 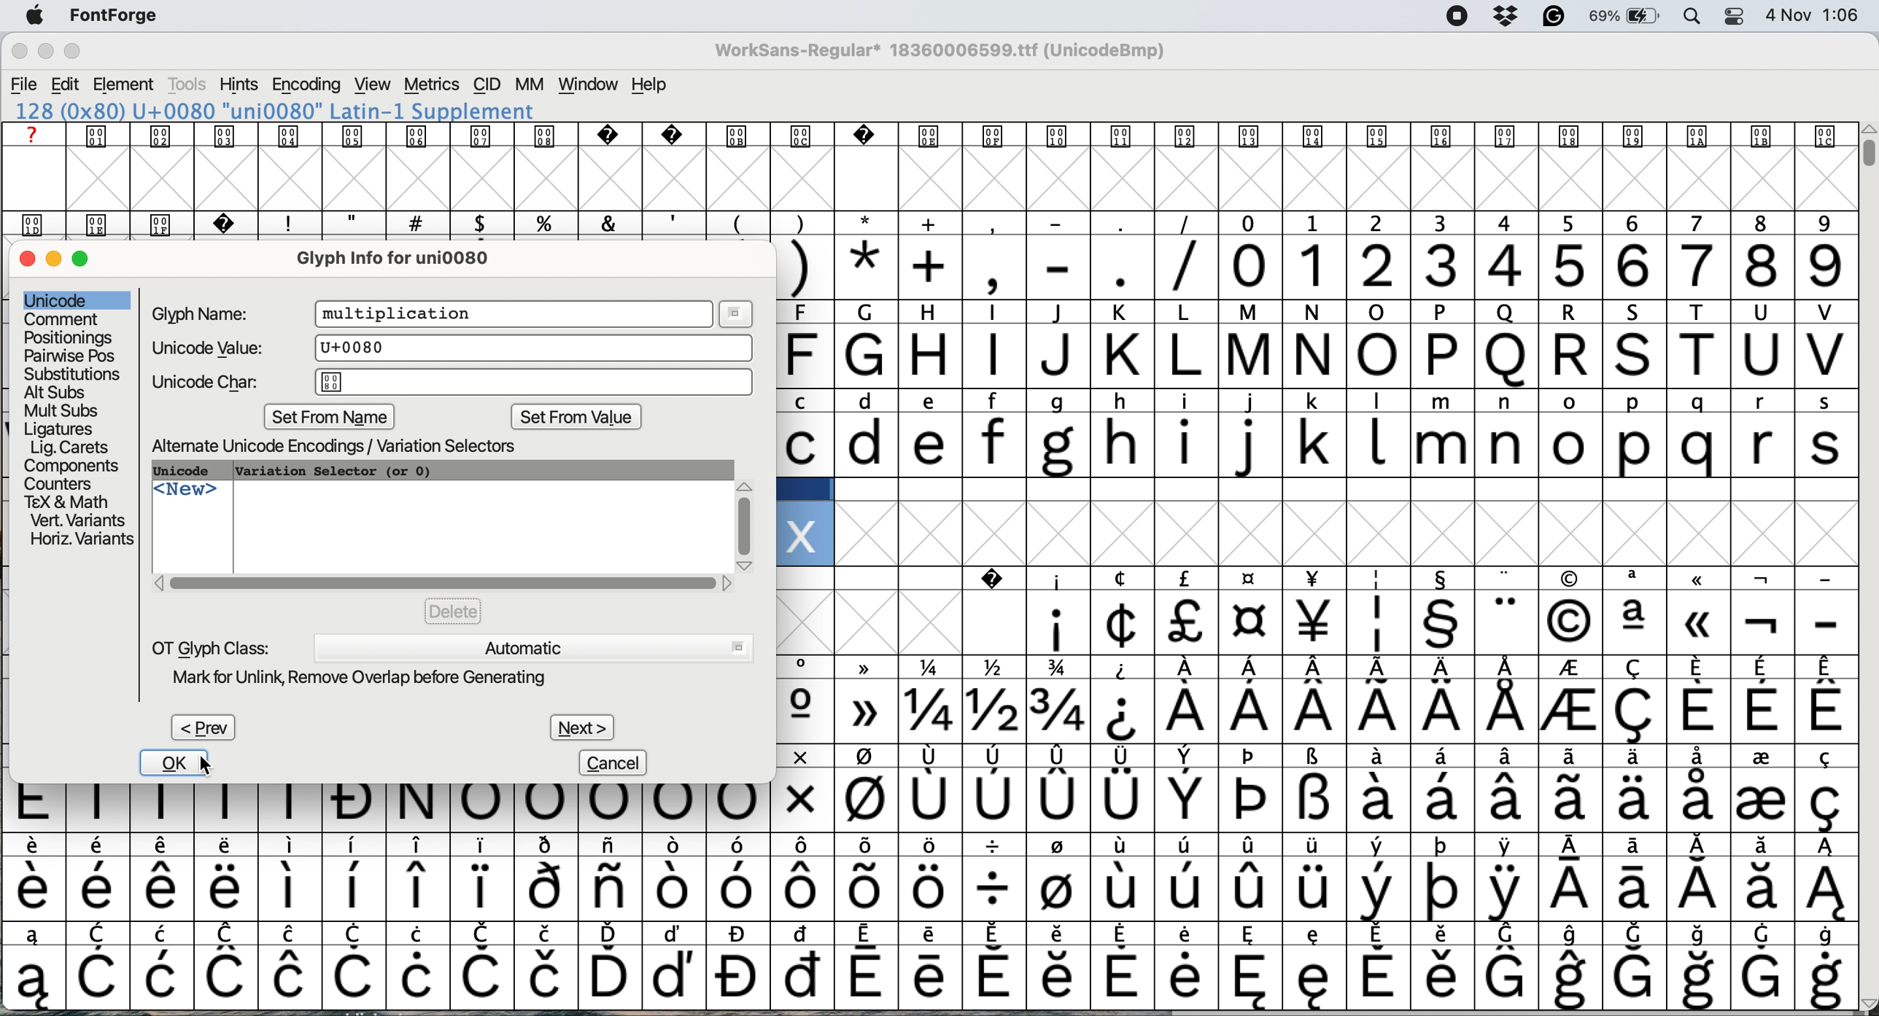 What do you see at coordinates (929, 846) in the screenshot?
I see `special characters` at bounding box center [929, 846].